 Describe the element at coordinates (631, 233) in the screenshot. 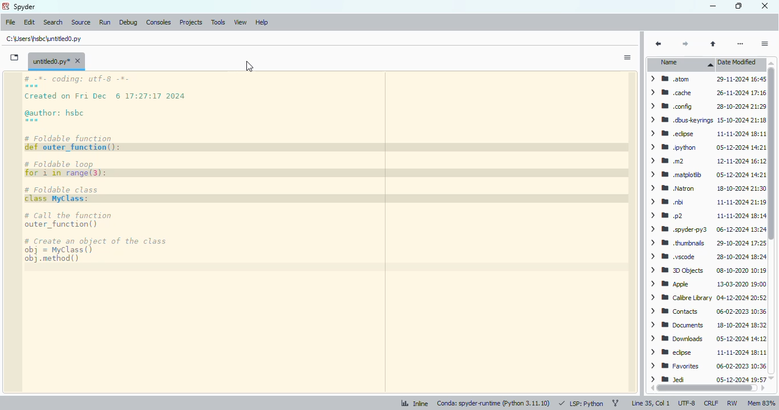

I see `scrollbar` at that location.